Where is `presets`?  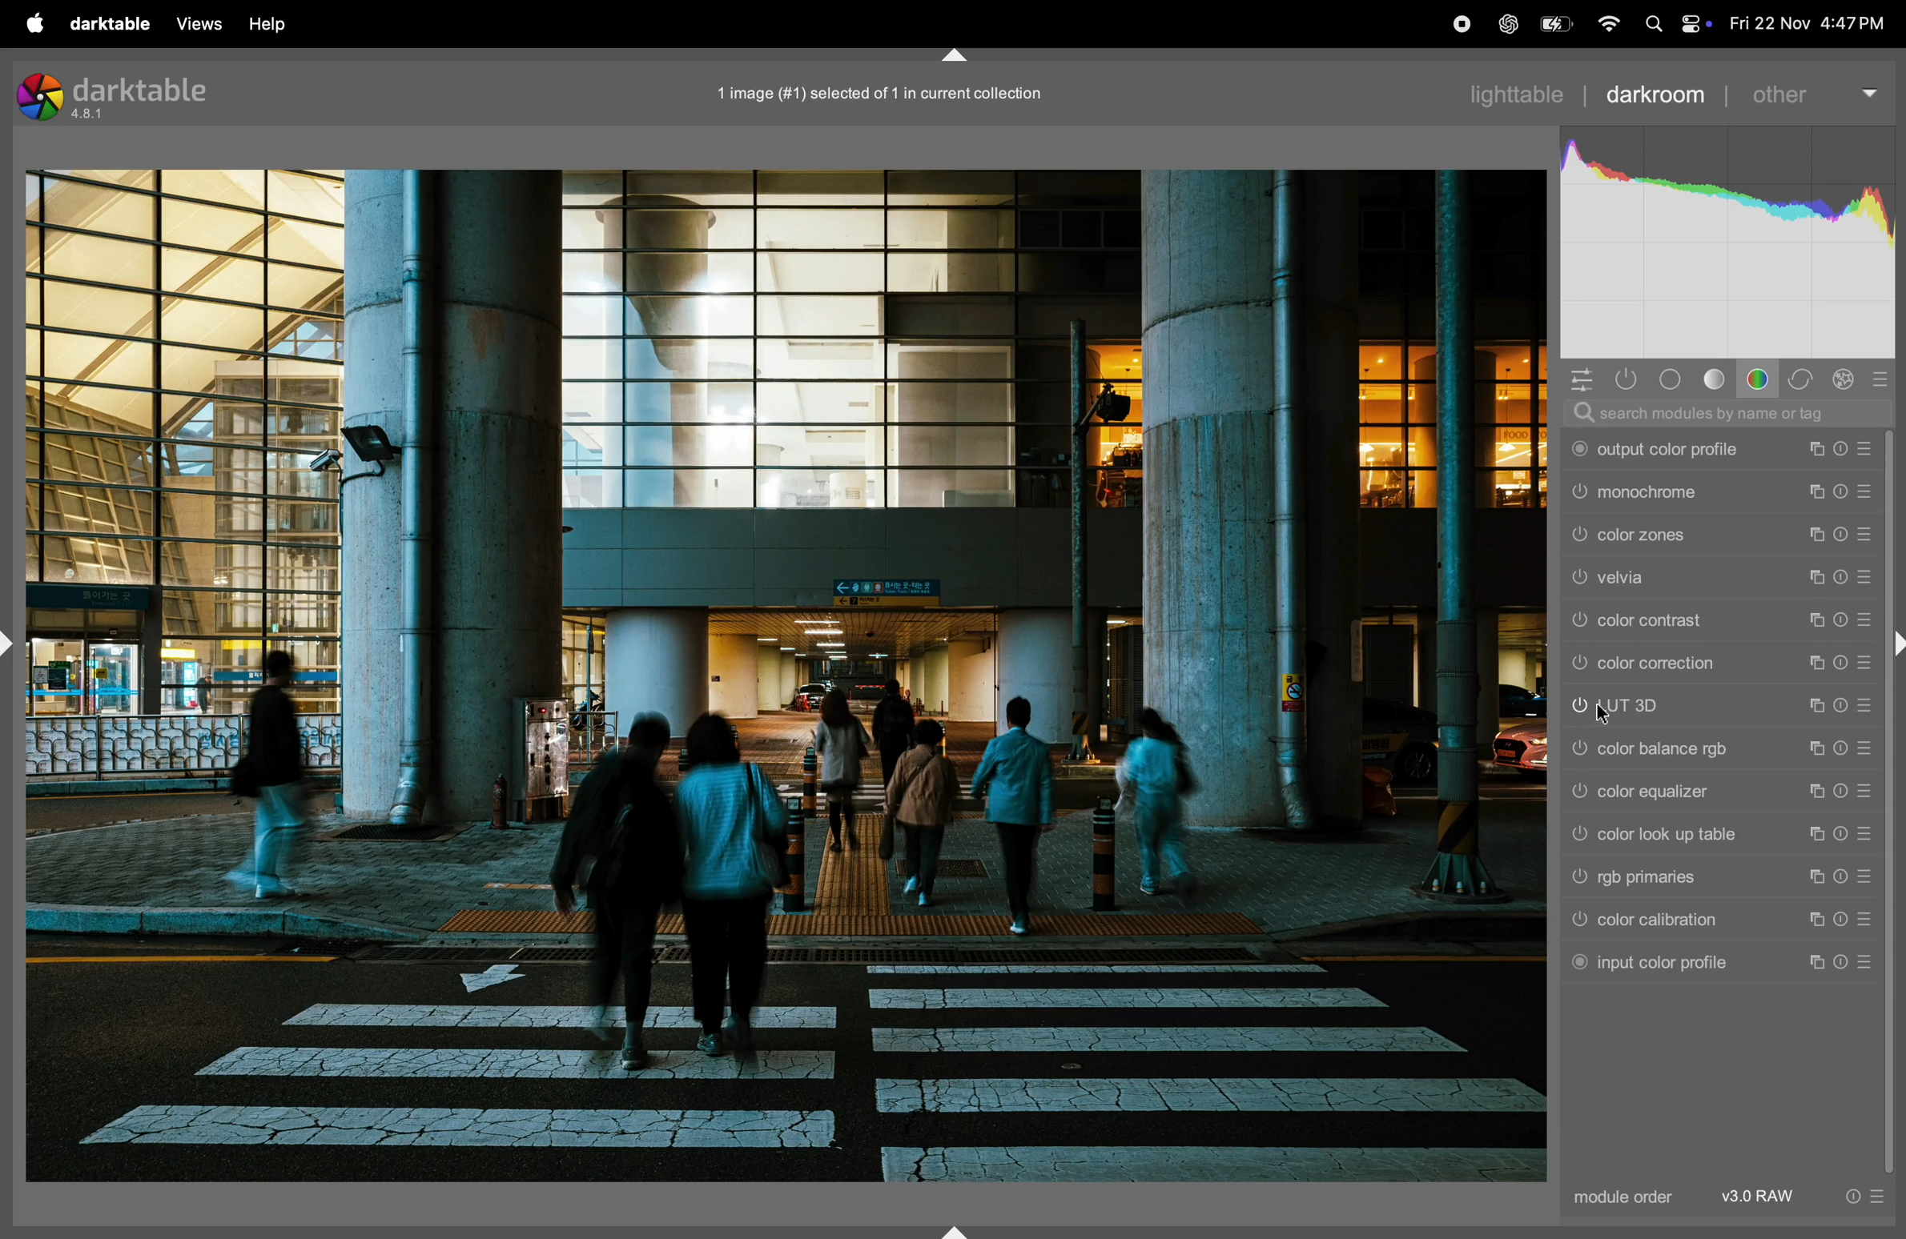
presets is located at coordinates (1866, 447).